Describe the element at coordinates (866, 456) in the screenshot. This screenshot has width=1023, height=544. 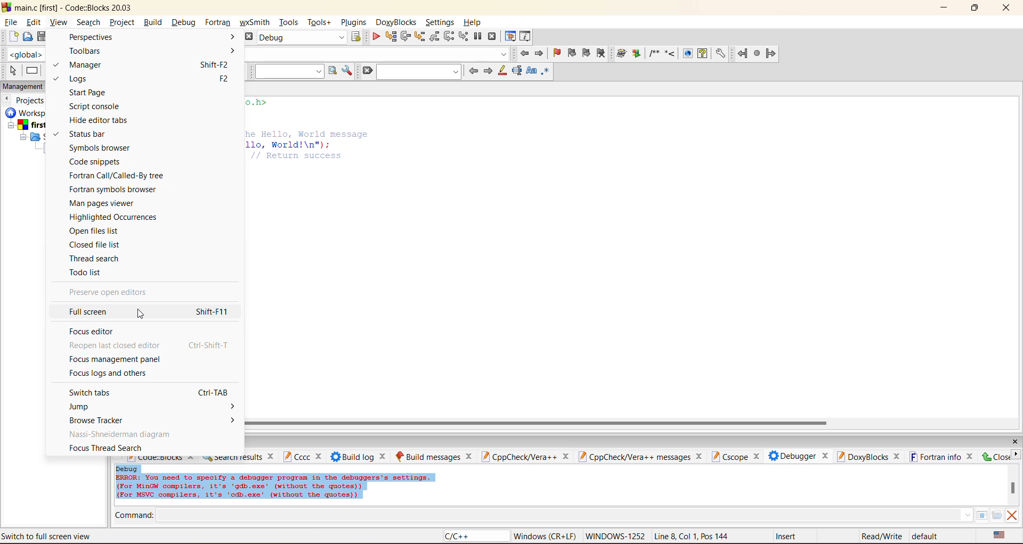
I see `doxyblocks` at that location.